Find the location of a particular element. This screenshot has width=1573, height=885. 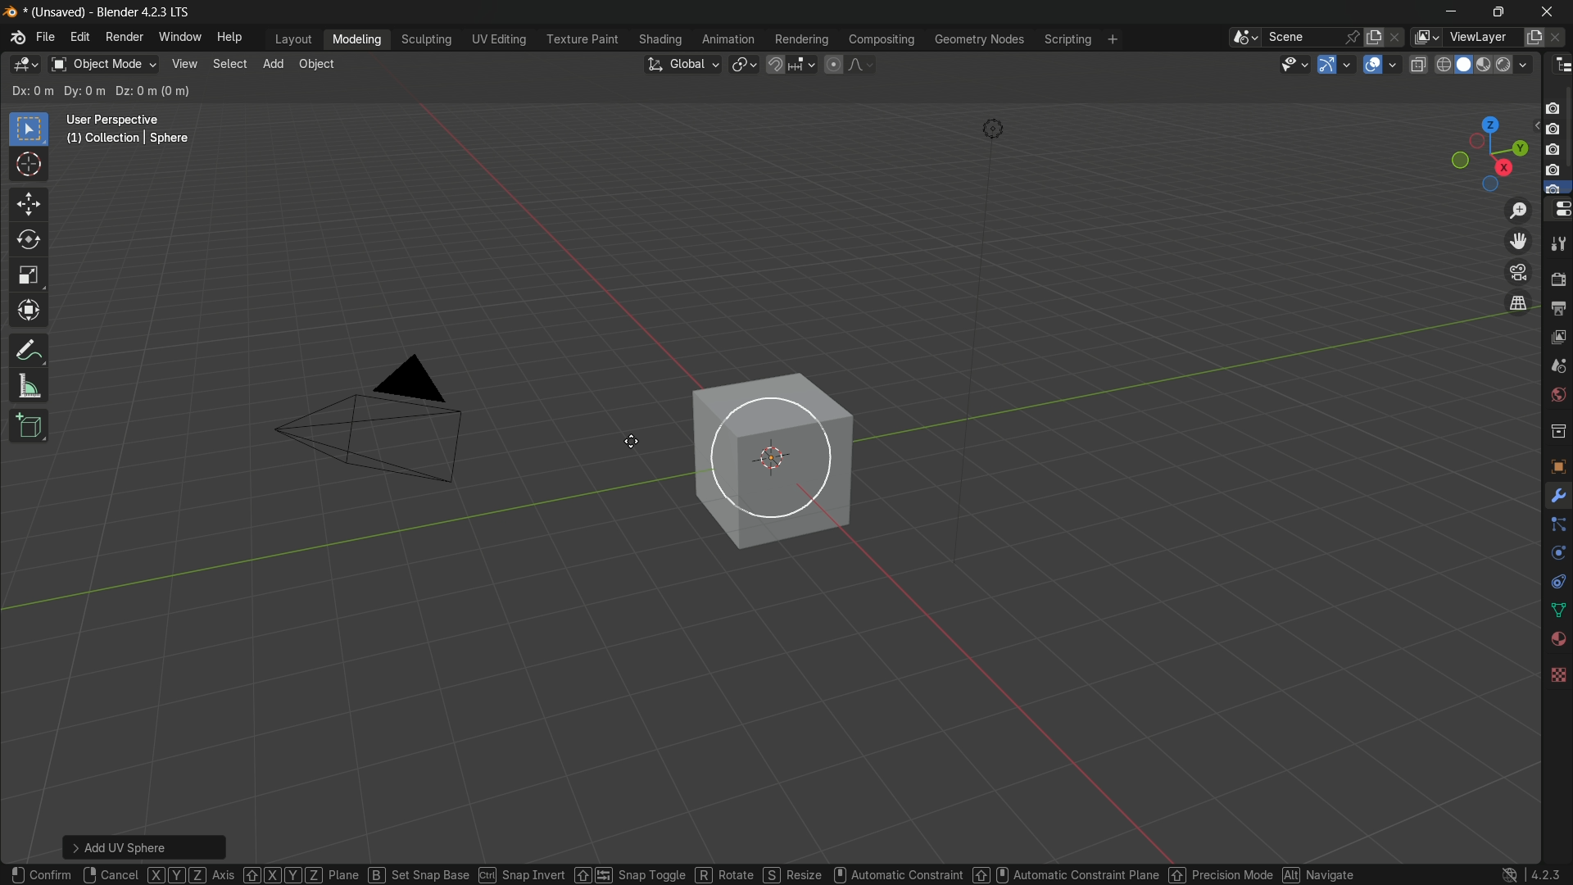

render menu is located at coordinates (124, 38).